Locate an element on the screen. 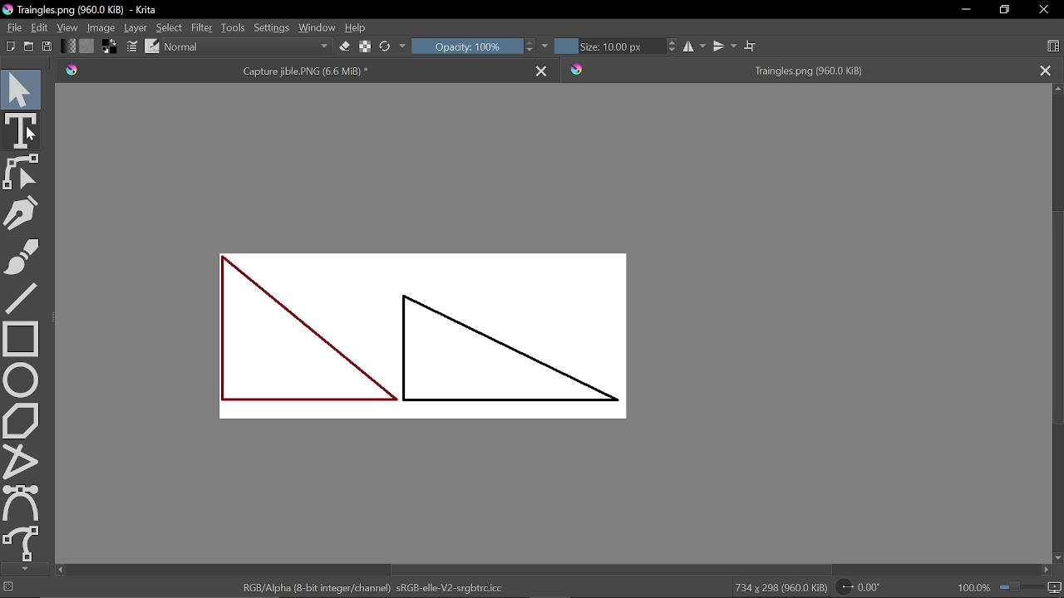 Image resolution: width=1064 pixels, height=598 pixels. Rectangle tool is located at coordinates (21, 337).